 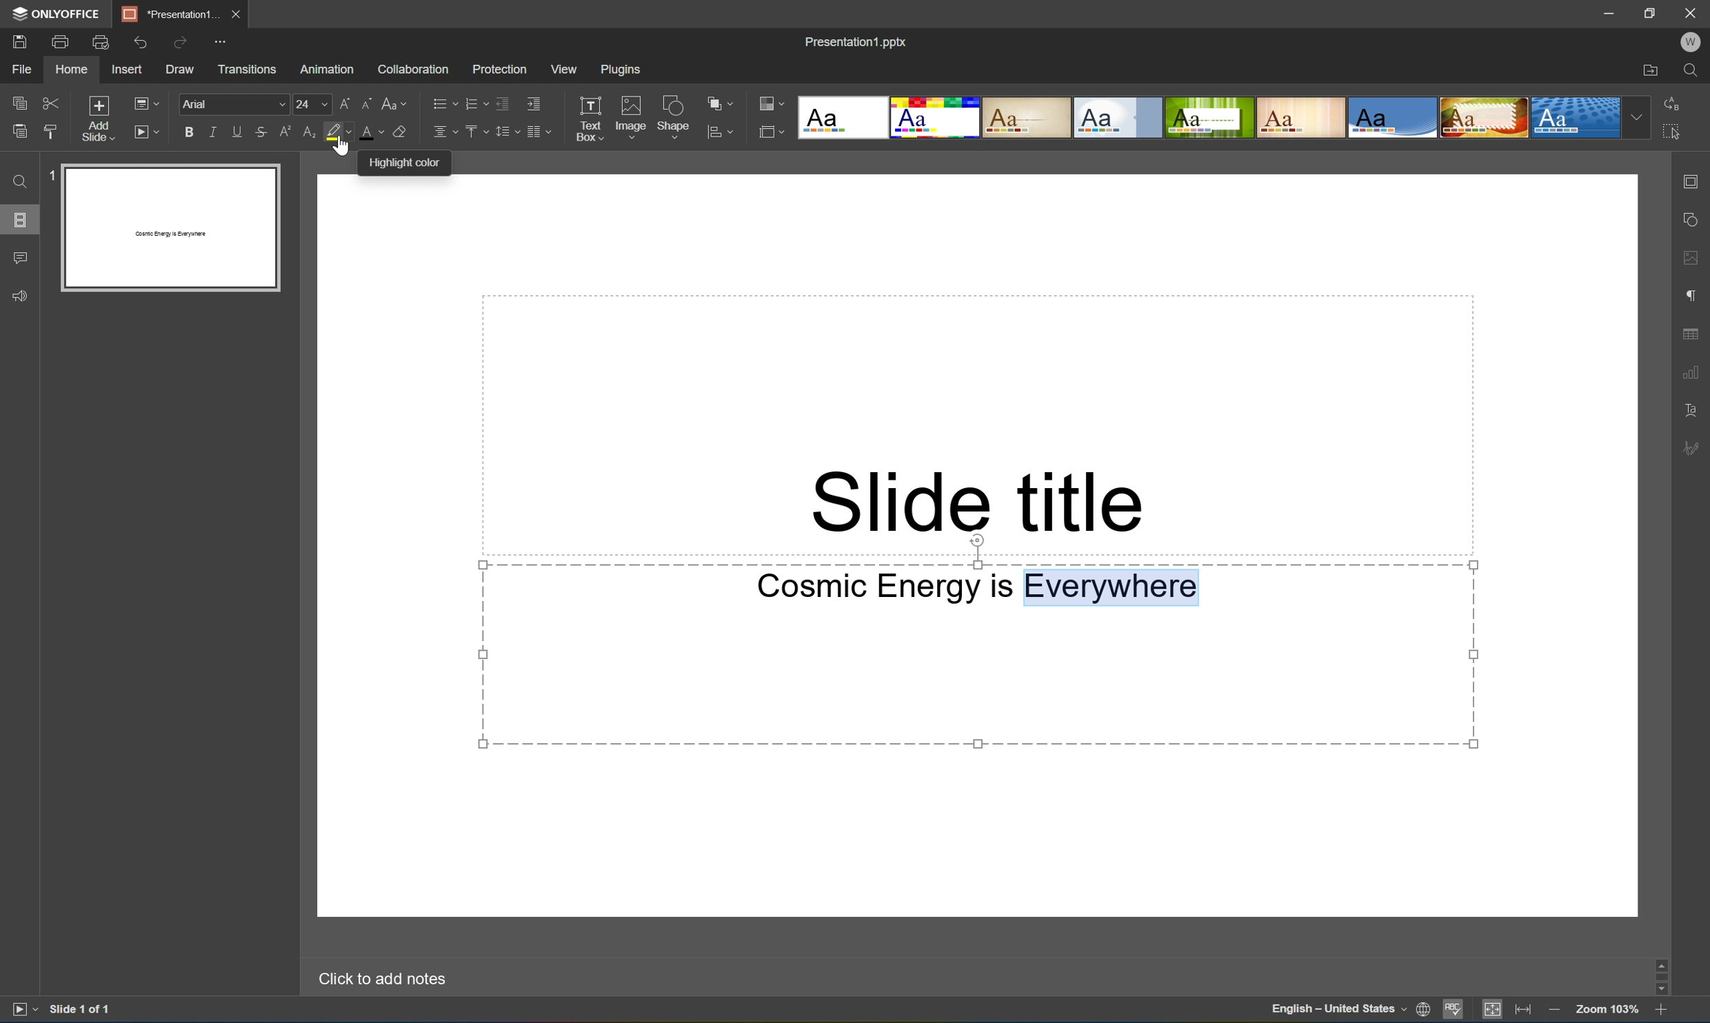 I want to click on Numbering, so click(x=474, y=101).